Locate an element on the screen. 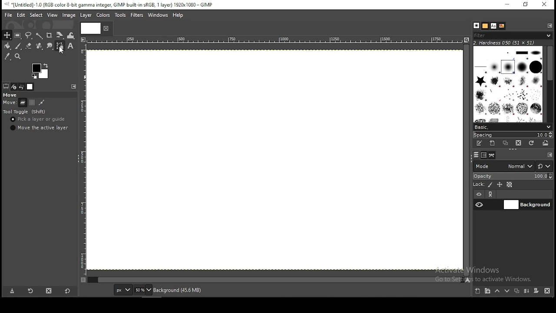 The height and width of the screenshot is (313, 556). paths is located at coordinates (492, 155).